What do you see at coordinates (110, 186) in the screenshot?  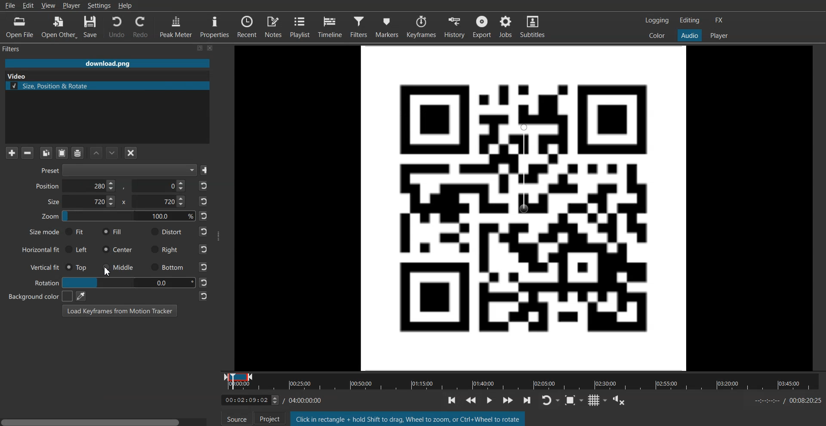 I see `Position X and Y Co-ordinate` at bounding box center [110, 186].